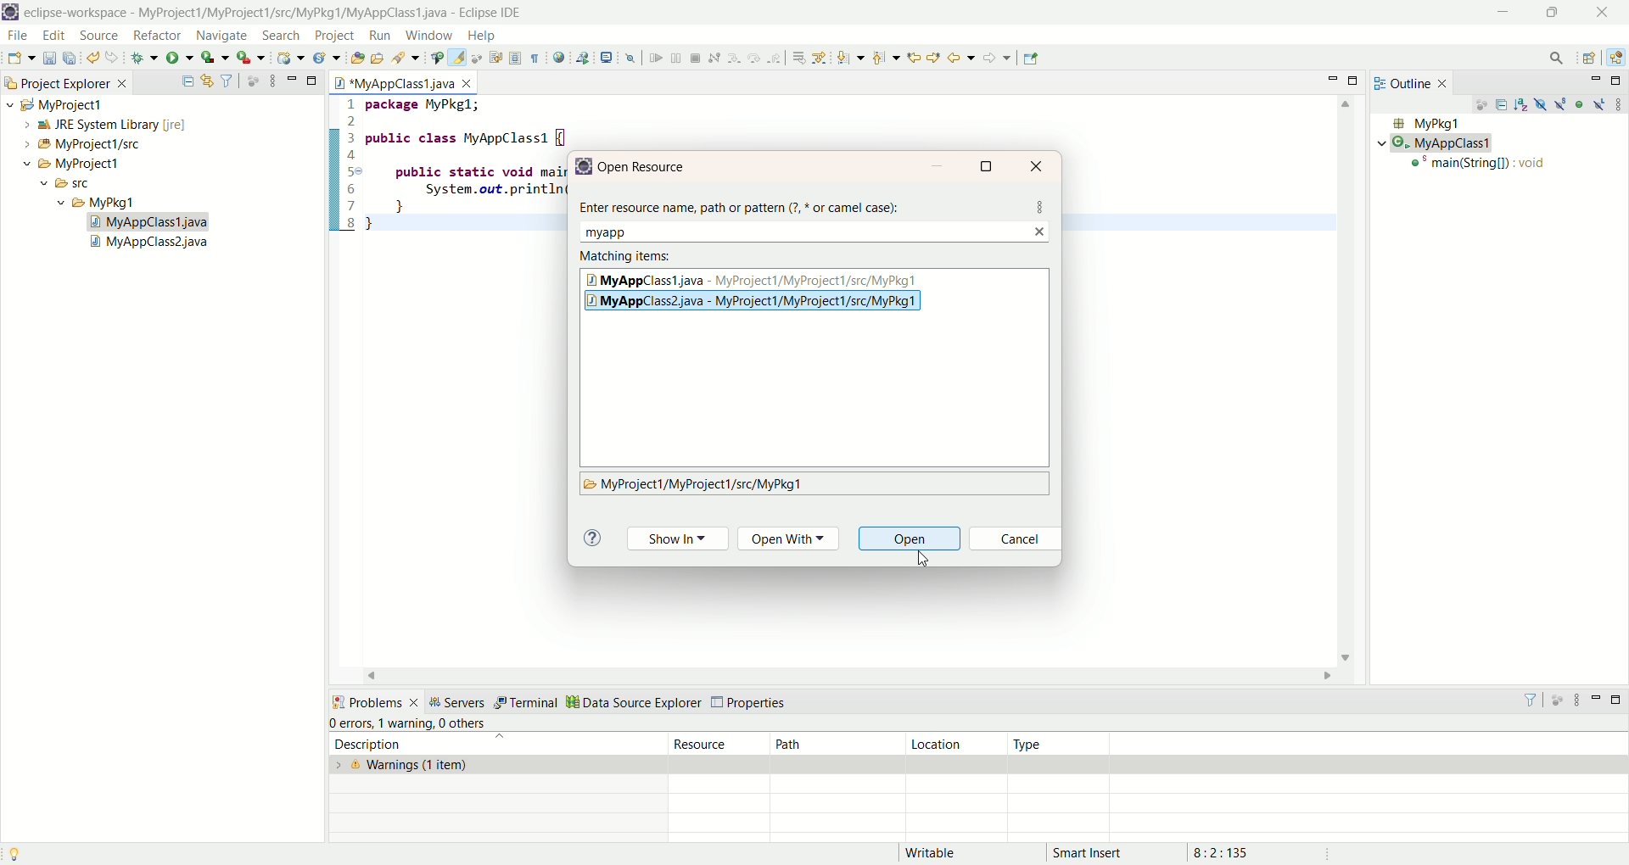  What do you see at coordinates (271, 80) in the screenshot?
I see `view menu` at bounding box center [271, 80].